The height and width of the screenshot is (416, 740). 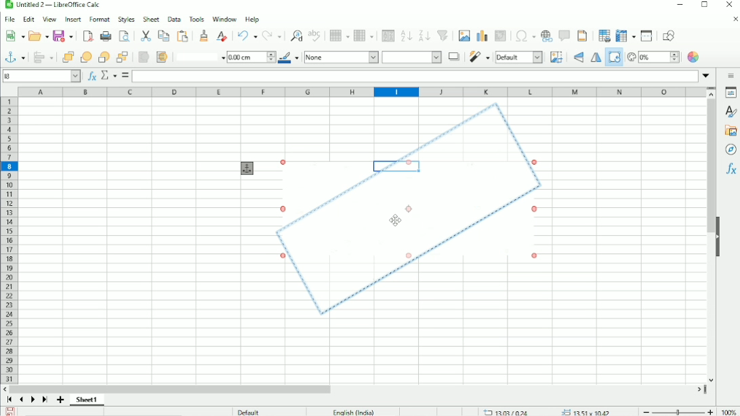 I want to click on Open, so click(x=39, y=36).